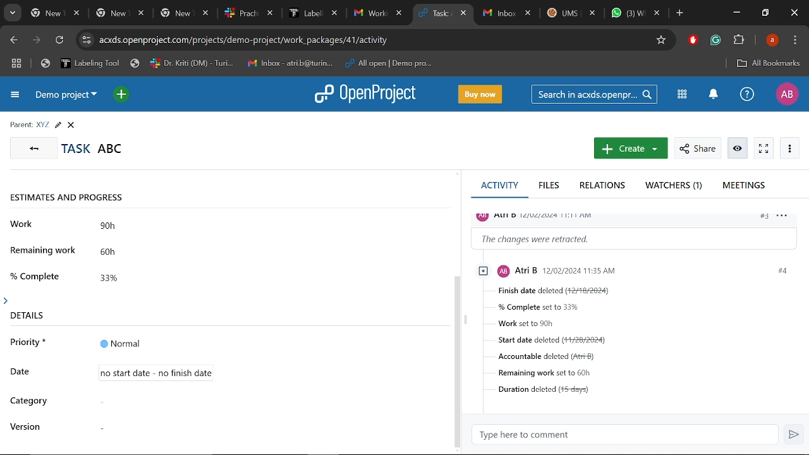 This screenshot has width=809, height=455. I want to click on 60h, so click(126, 253).